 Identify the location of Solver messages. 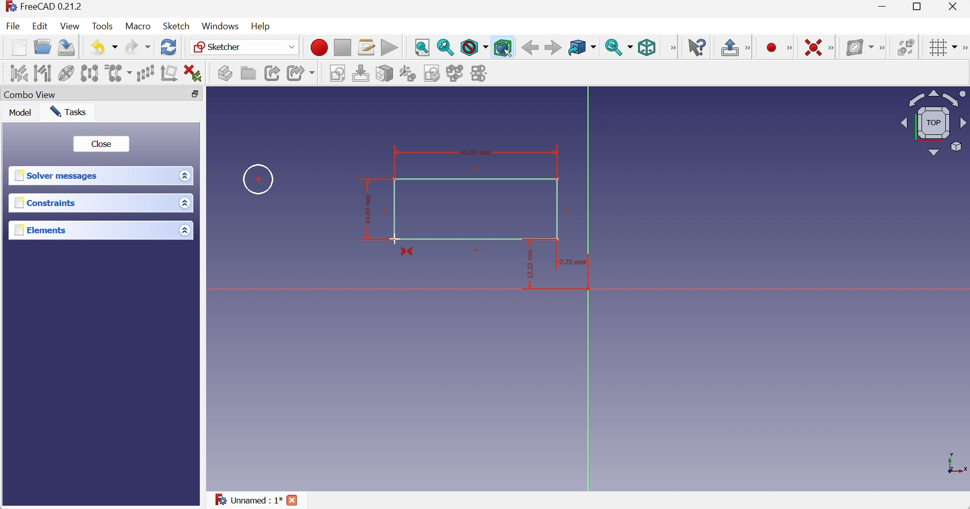
(58, 175).